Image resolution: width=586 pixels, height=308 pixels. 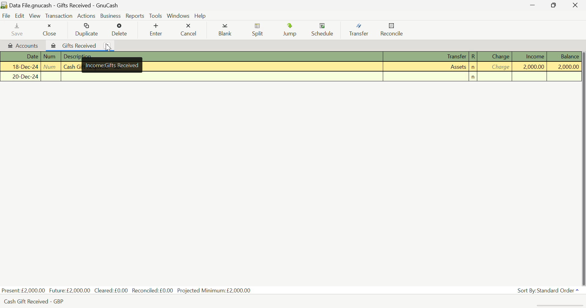 What do you see at coordinates (70, 290) in the screenshot?
I see `Future` at bounding box center [70, 290].